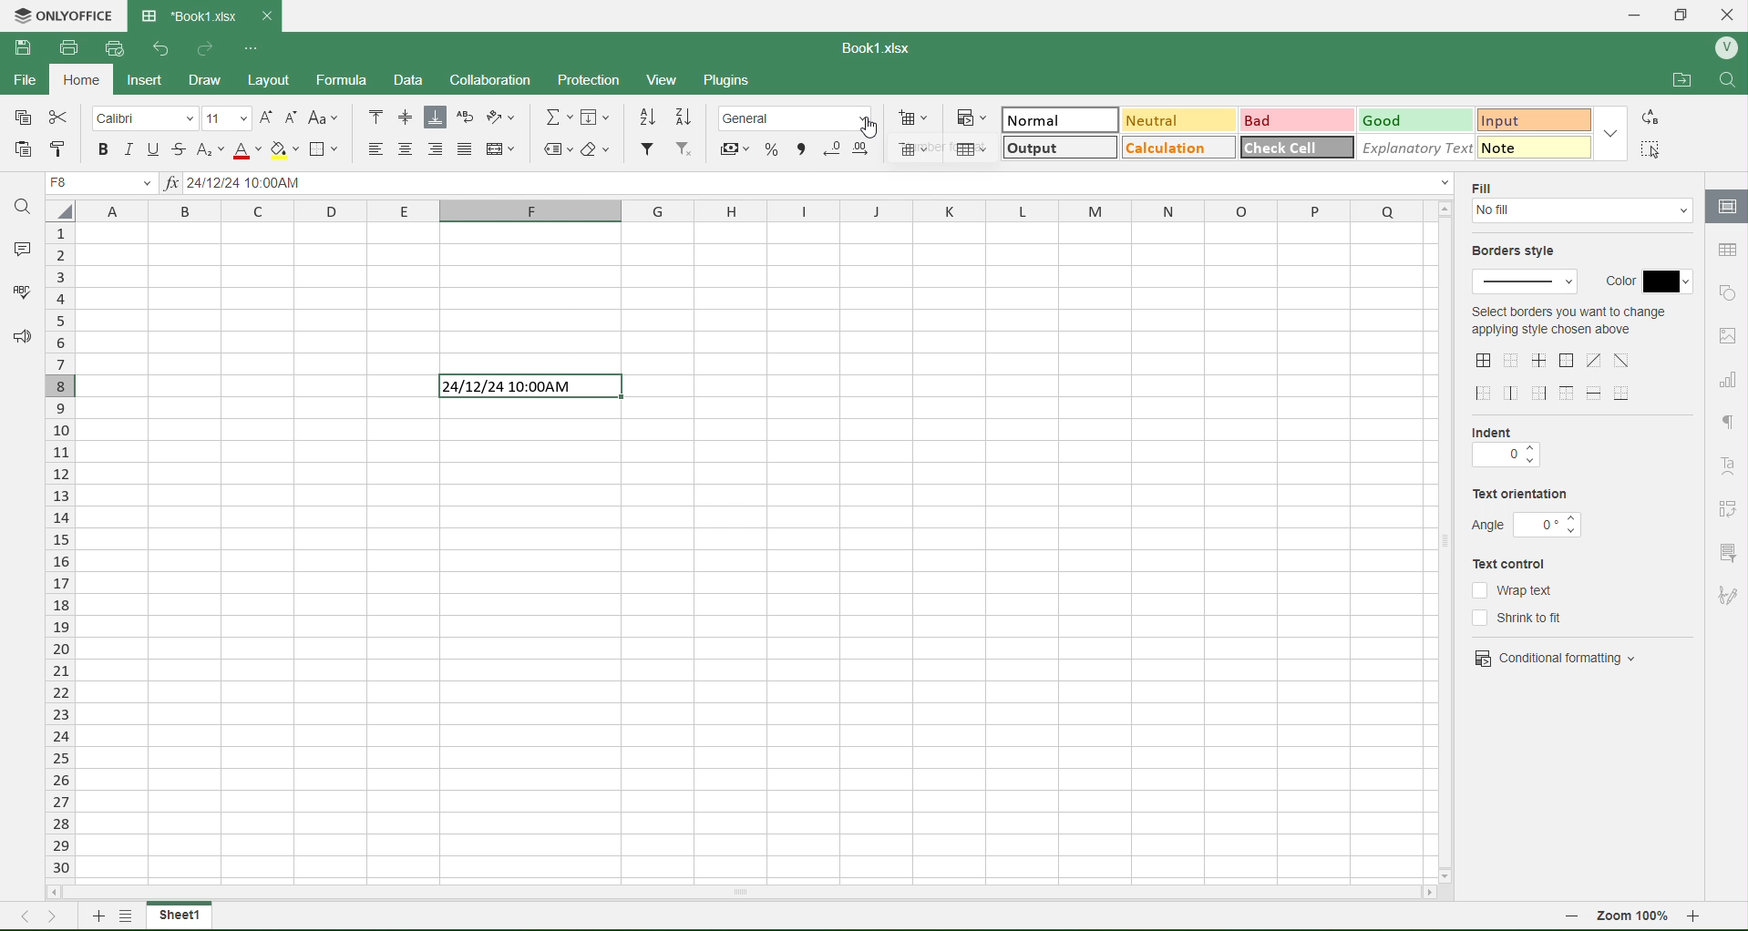 The image size is (1748, 931). Describe the element at coordinates (1728, 381) in the screenshot. I see `charts` at that location.